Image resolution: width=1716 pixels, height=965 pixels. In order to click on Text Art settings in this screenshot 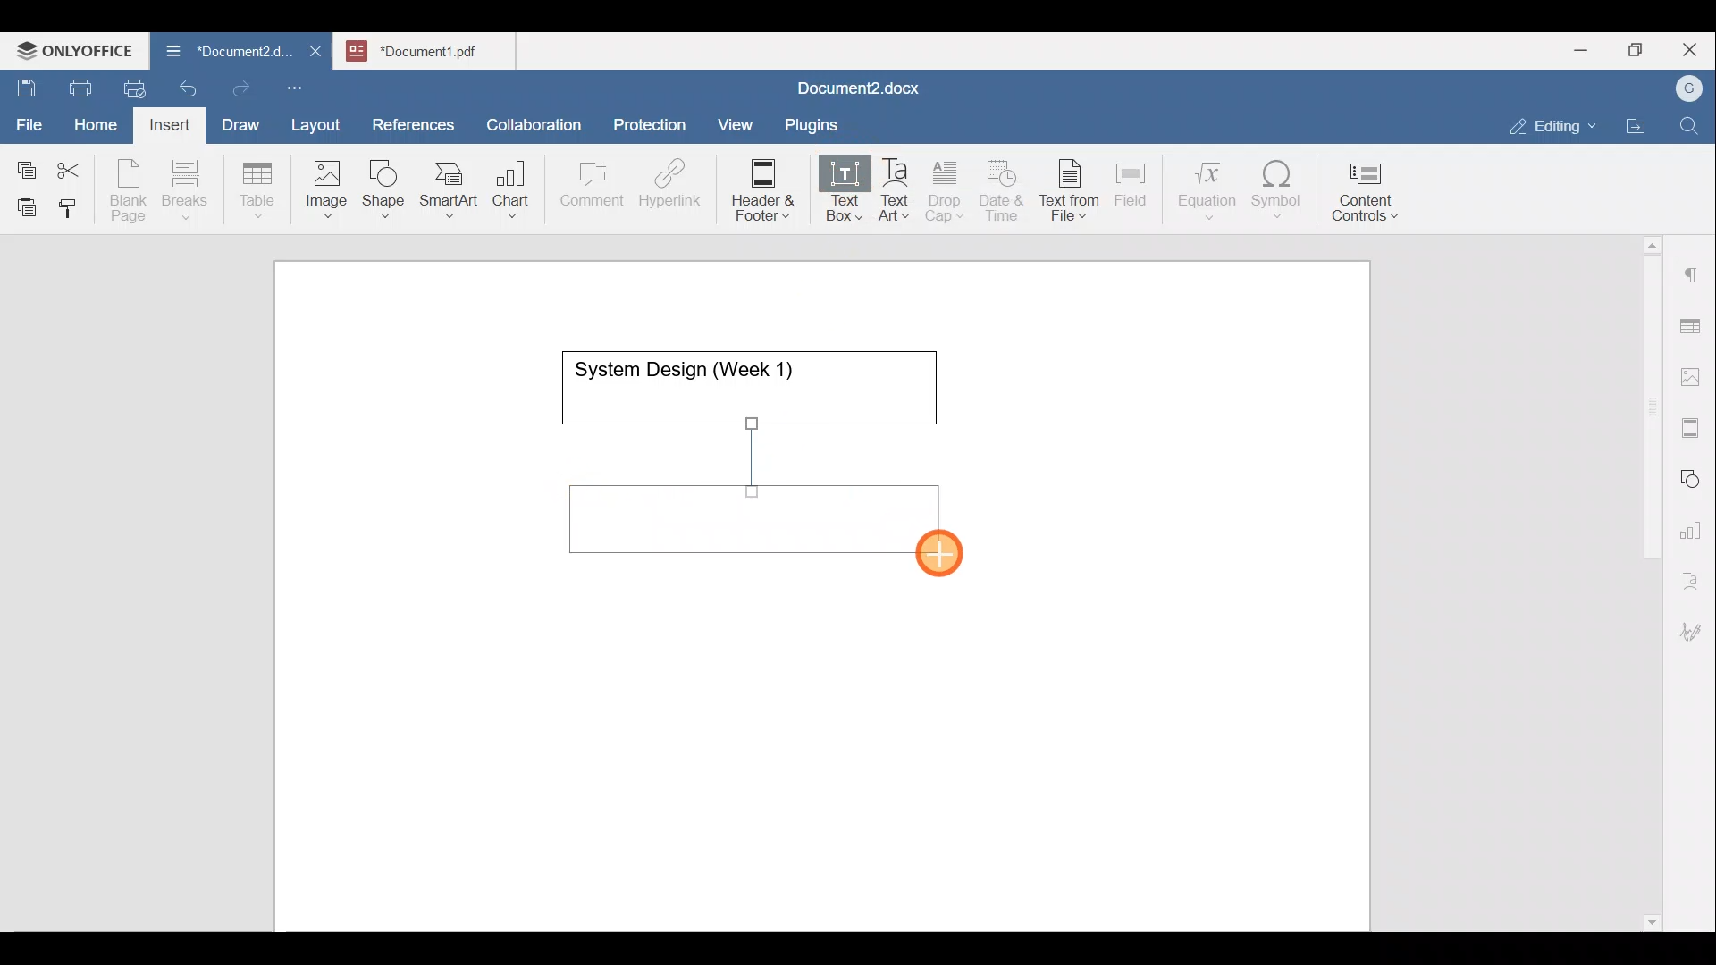, I will do `click(1693, 574)`.